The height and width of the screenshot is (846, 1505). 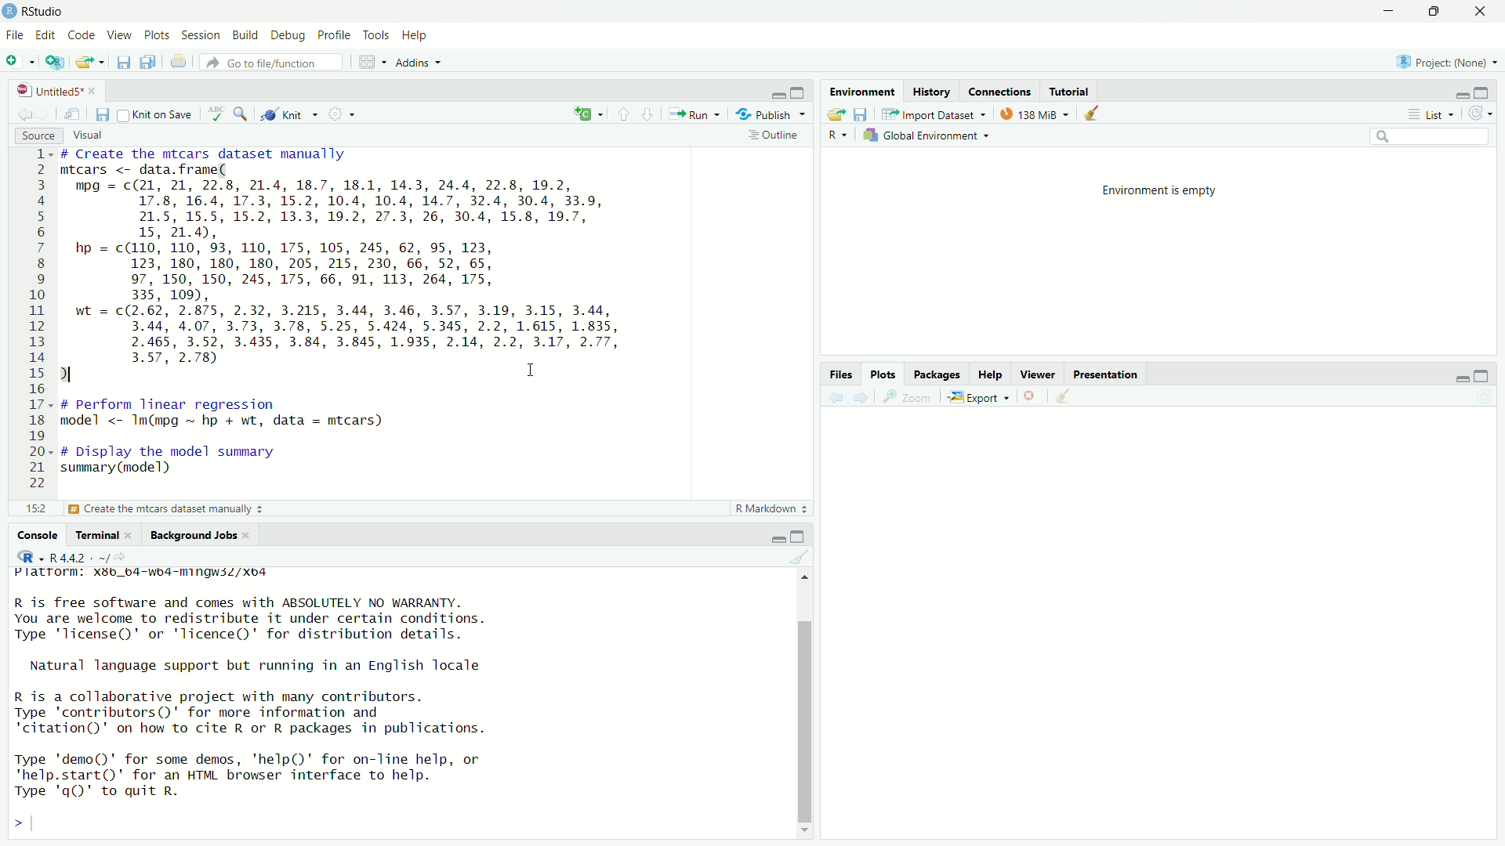 I want to click on refresh, so click(x=1482, y=114).